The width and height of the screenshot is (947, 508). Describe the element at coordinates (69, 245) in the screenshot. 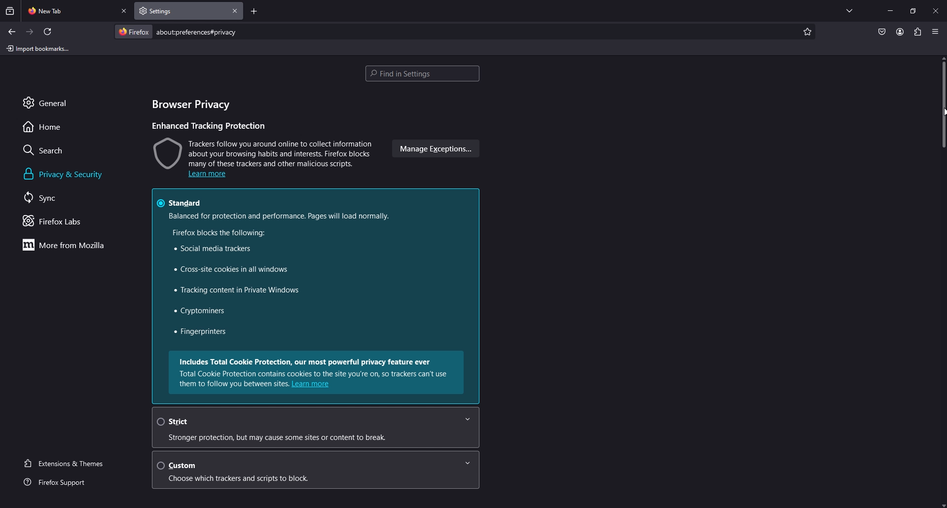

I see `more from mozilla` at that location.